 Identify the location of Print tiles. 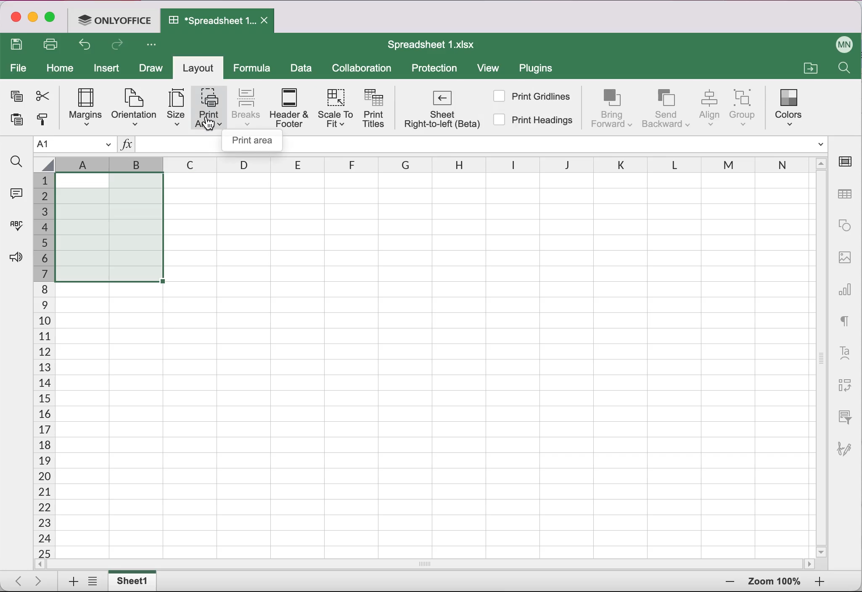
(377, 110).